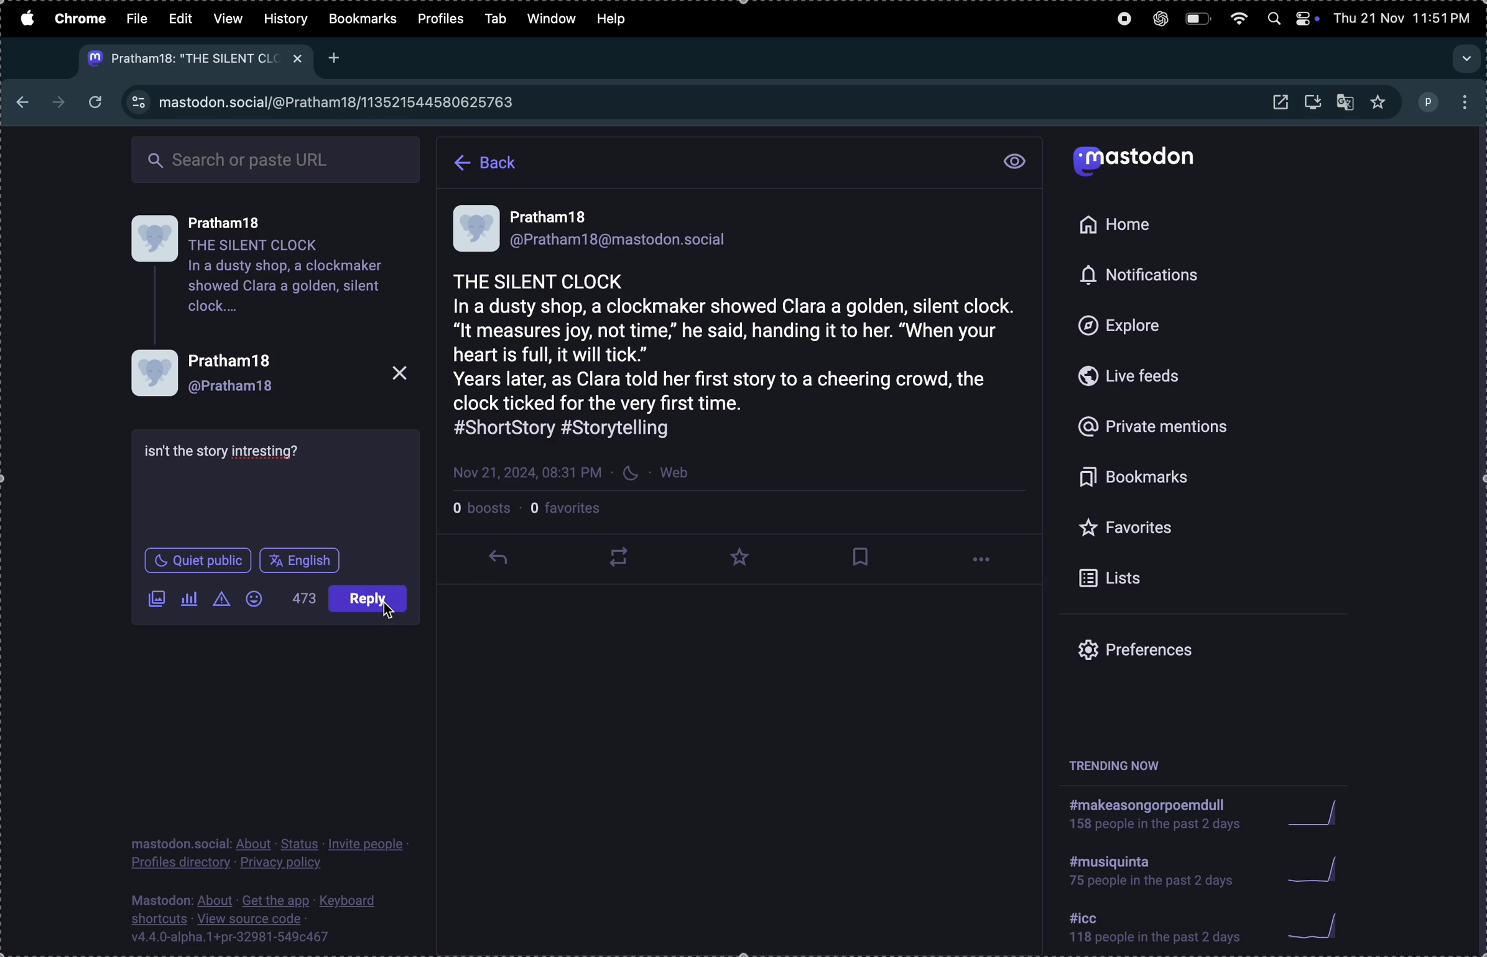 This screenshot has width=1487, height=957. I want to click on edit, so click(178, 18).